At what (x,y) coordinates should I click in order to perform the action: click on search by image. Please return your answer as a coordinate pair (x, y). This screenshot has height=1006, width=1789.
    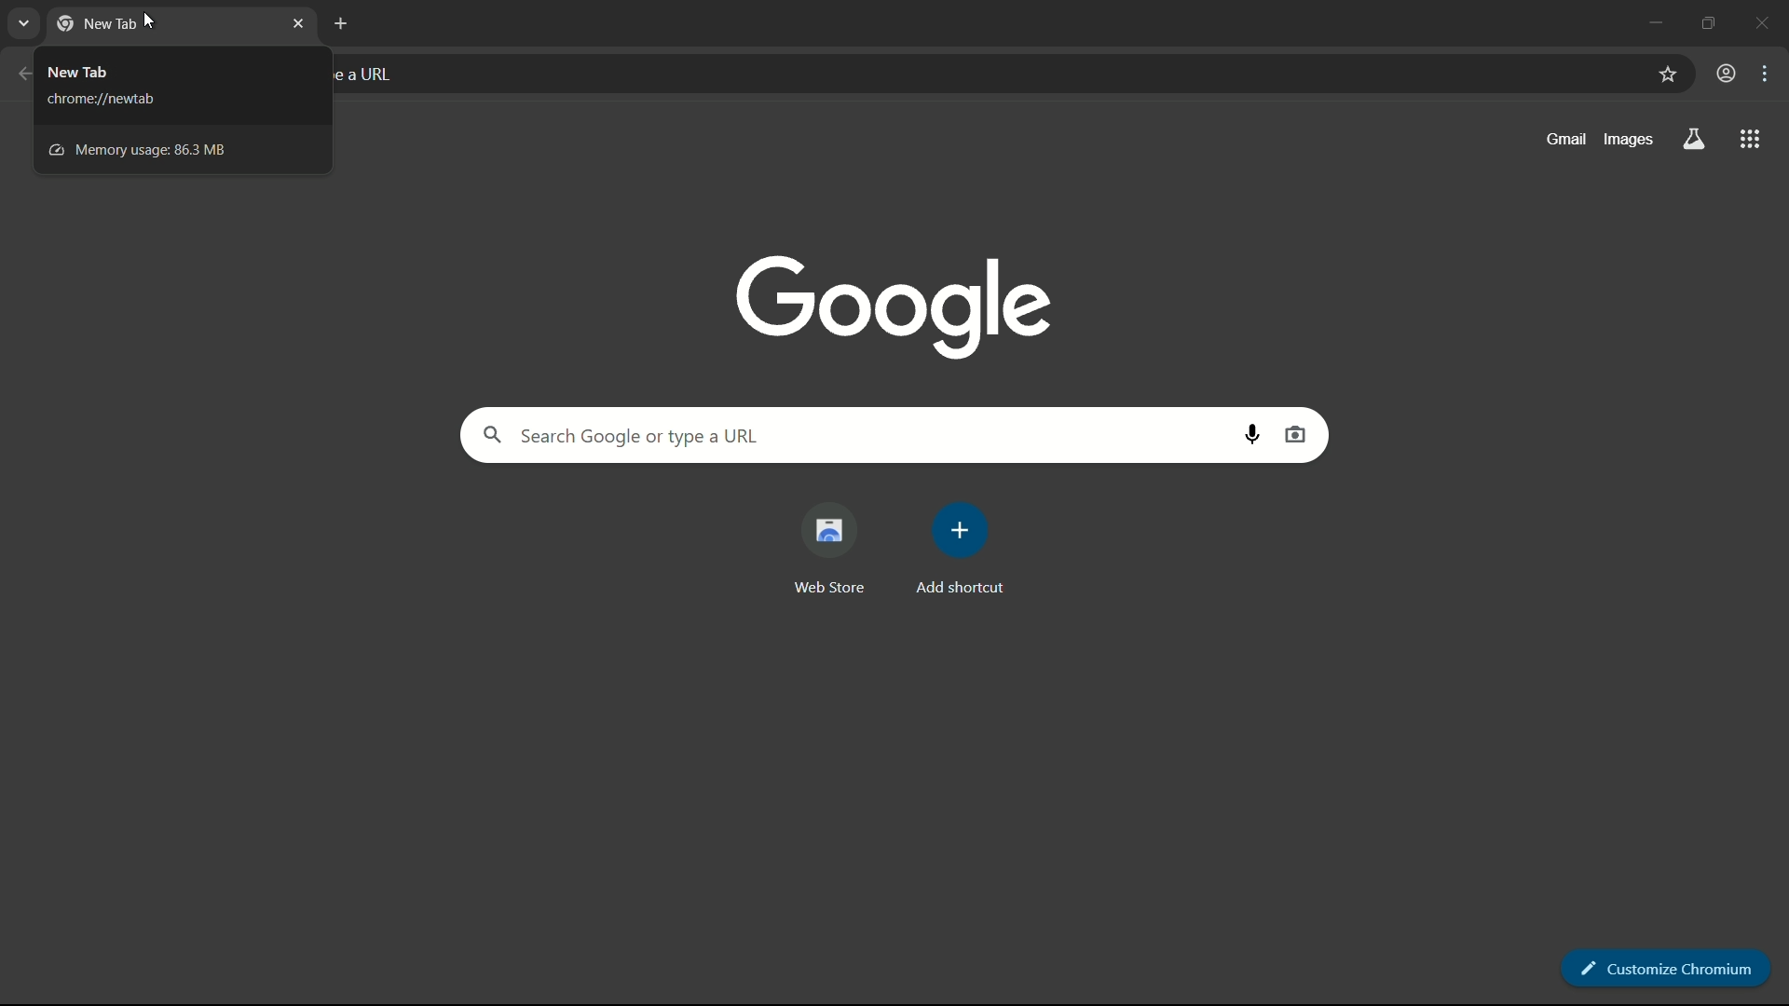
    Looking at the image, I should click on (1295, 435).